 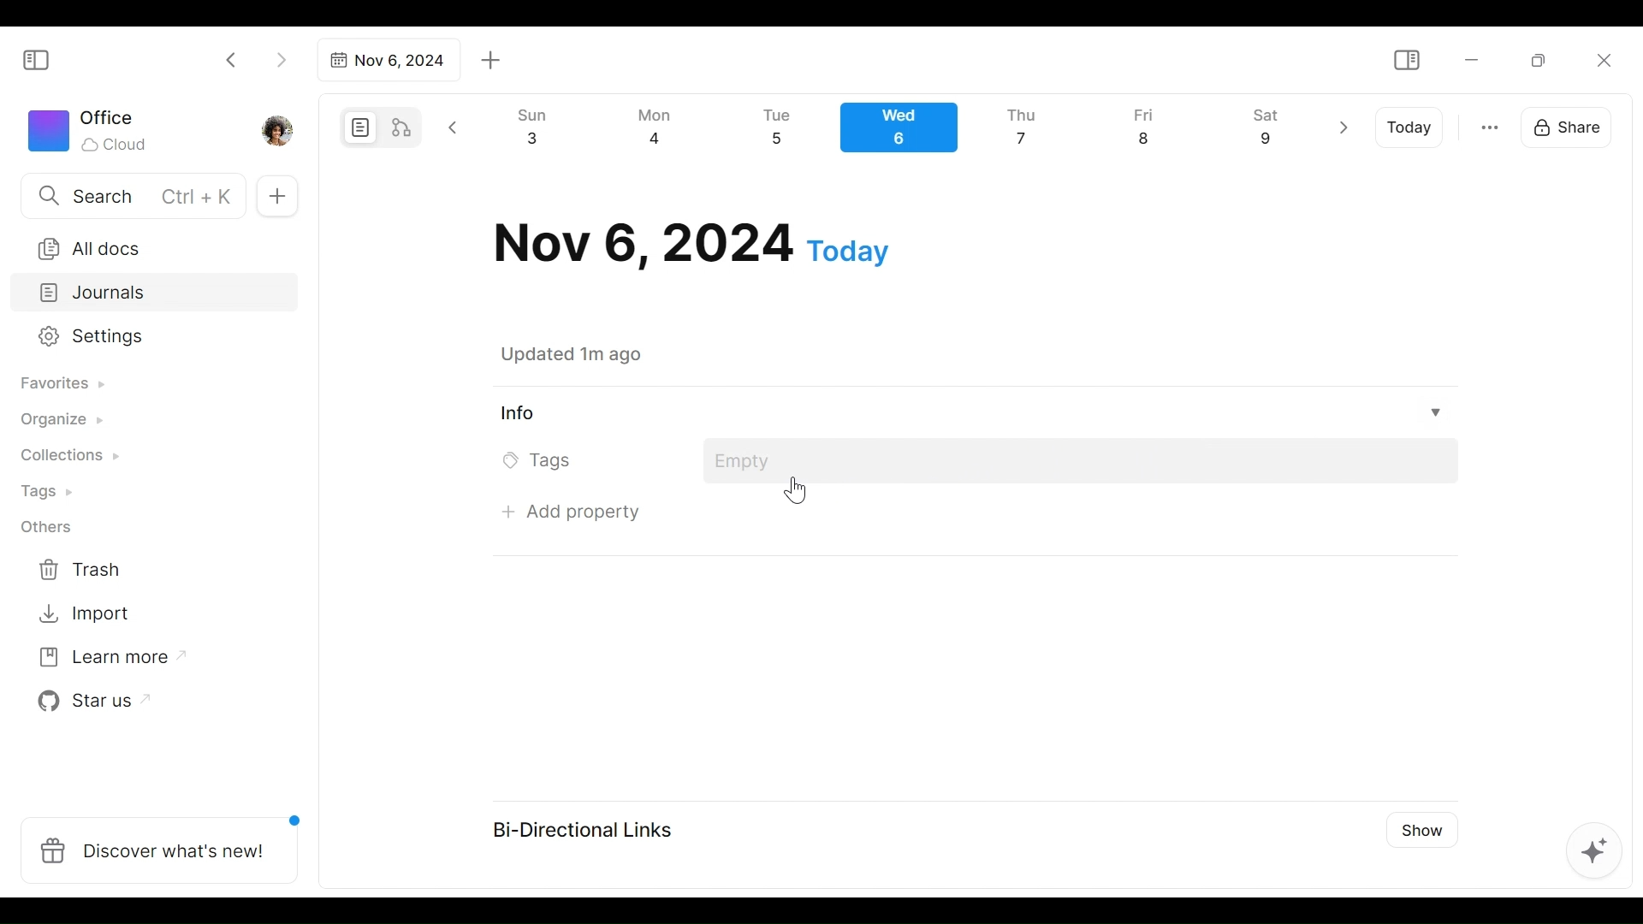 What do you see at coordinates (131, 195) in the screenshot?
I see `Search` at bounding box center [131, 195].